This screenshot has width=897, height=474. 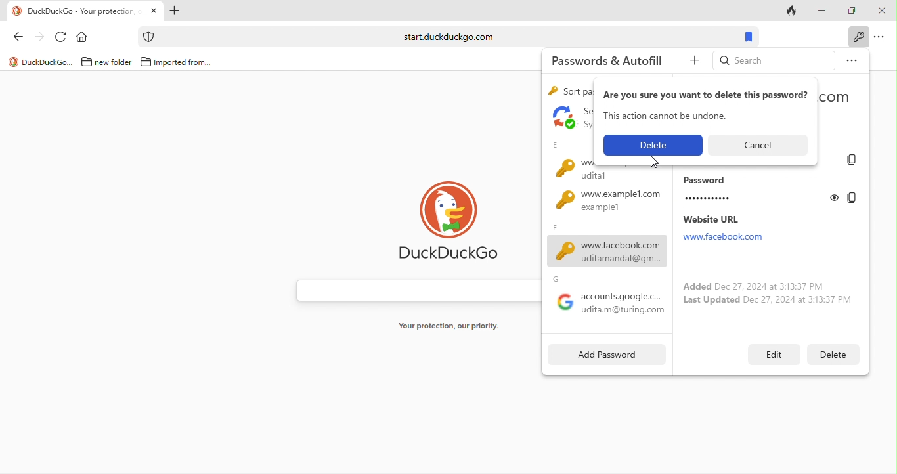 I want to click on reload, so click(x=62, y=38).